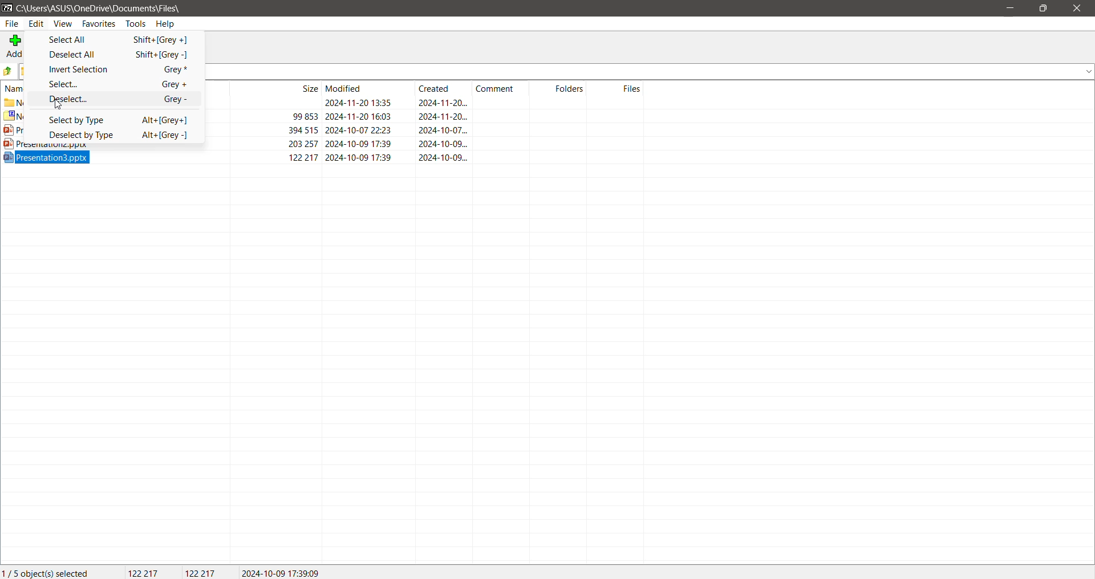  What do you see at coordinates (7, 7) in the screenshot?
I see `Application Logo` at bounding box center [7, 7].